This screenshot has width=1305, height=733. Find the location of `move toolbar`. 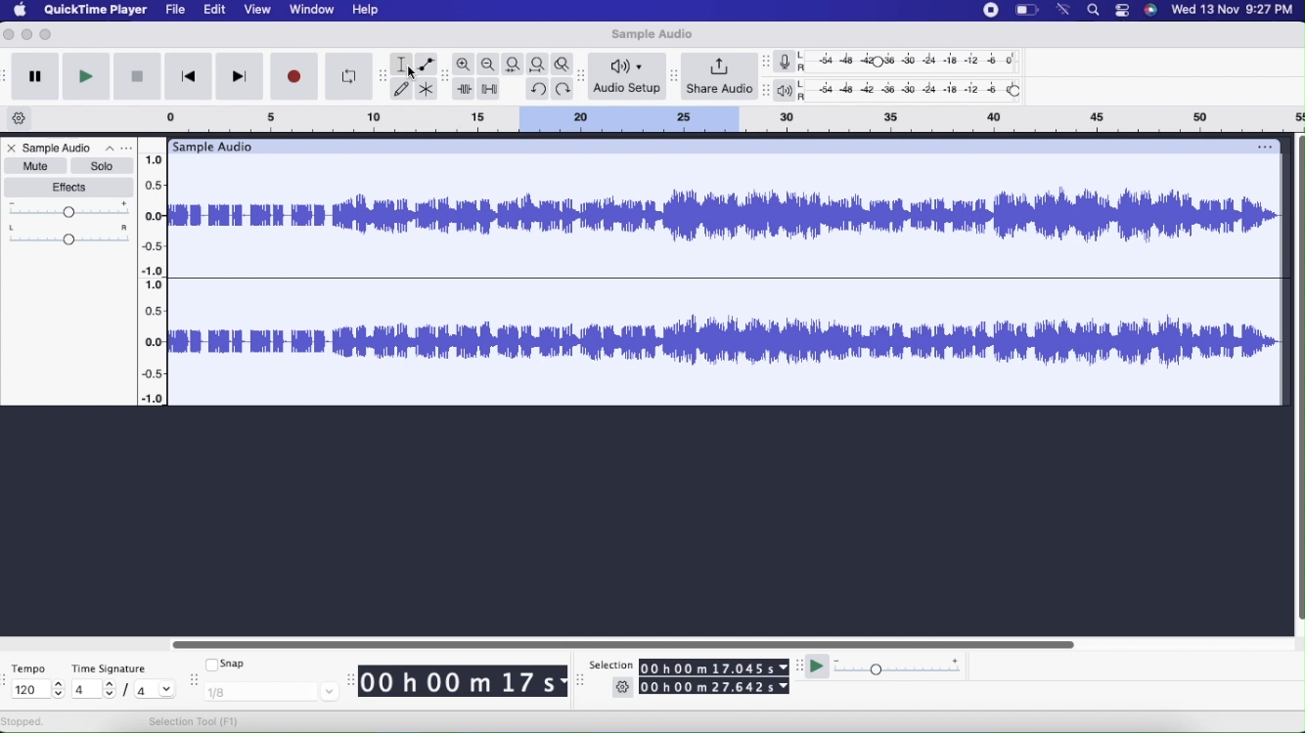

move toolbar is located at coordinates (581, 680).